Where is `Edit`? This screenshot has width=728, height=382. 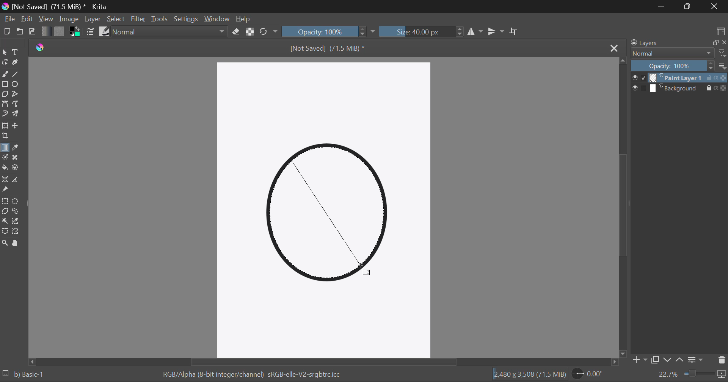 Edit is located at coordinates (27, 18).